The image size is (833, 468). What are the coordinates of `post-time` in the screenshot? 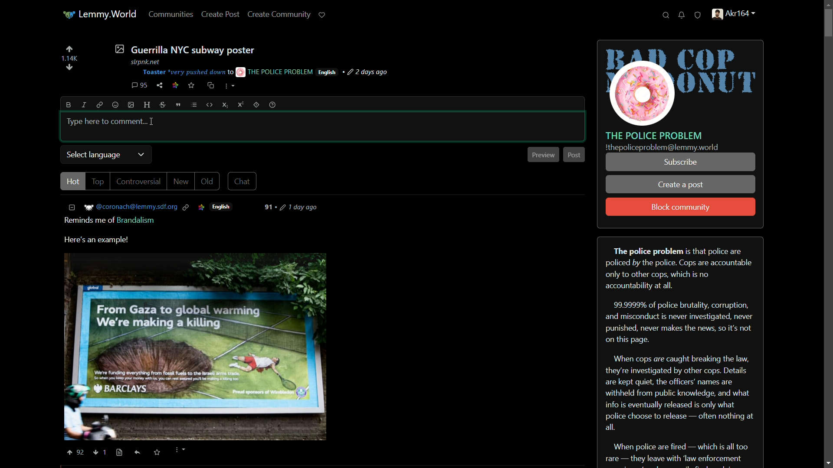 It's located at (369, 72).